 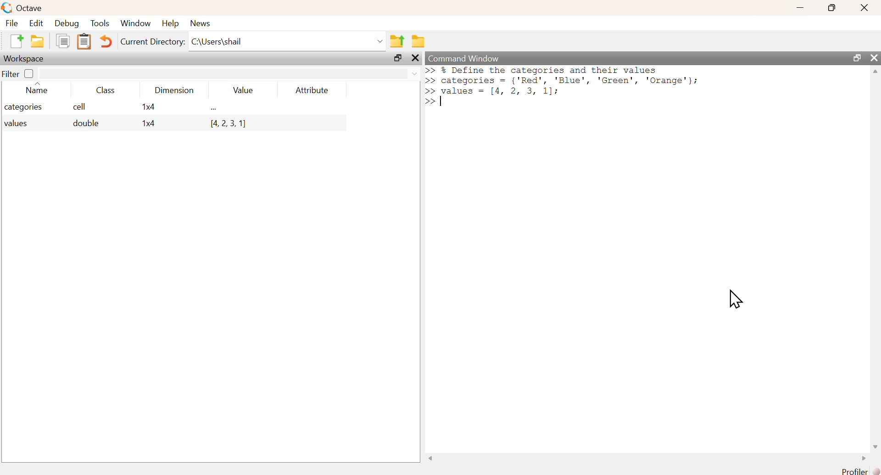 I want to click on scroll left, so click(x=432, y=458).